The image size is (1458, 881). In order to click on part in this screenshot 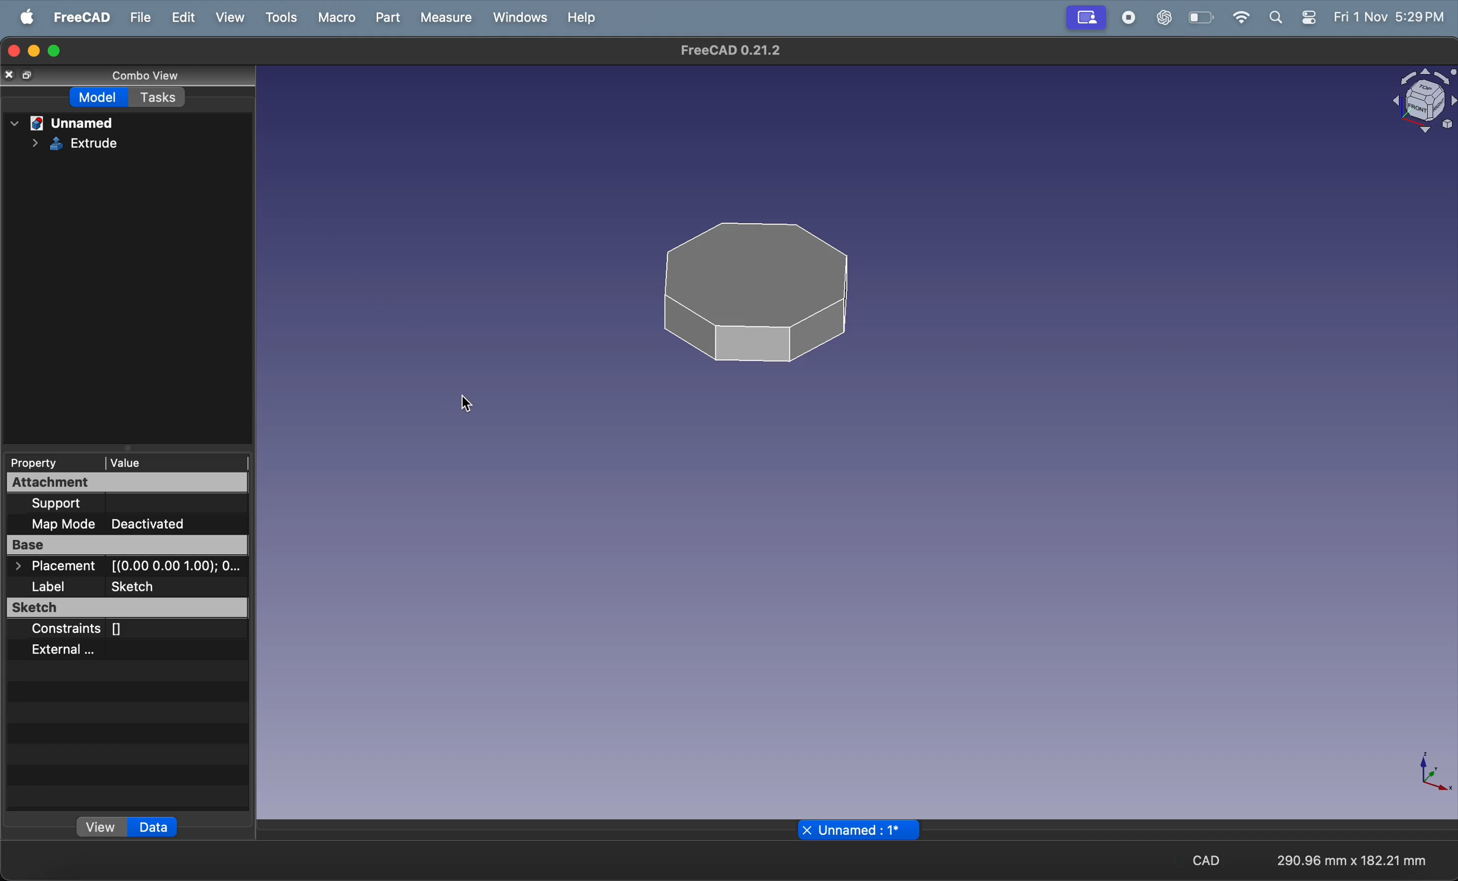, I will do `click(383, 21)`.